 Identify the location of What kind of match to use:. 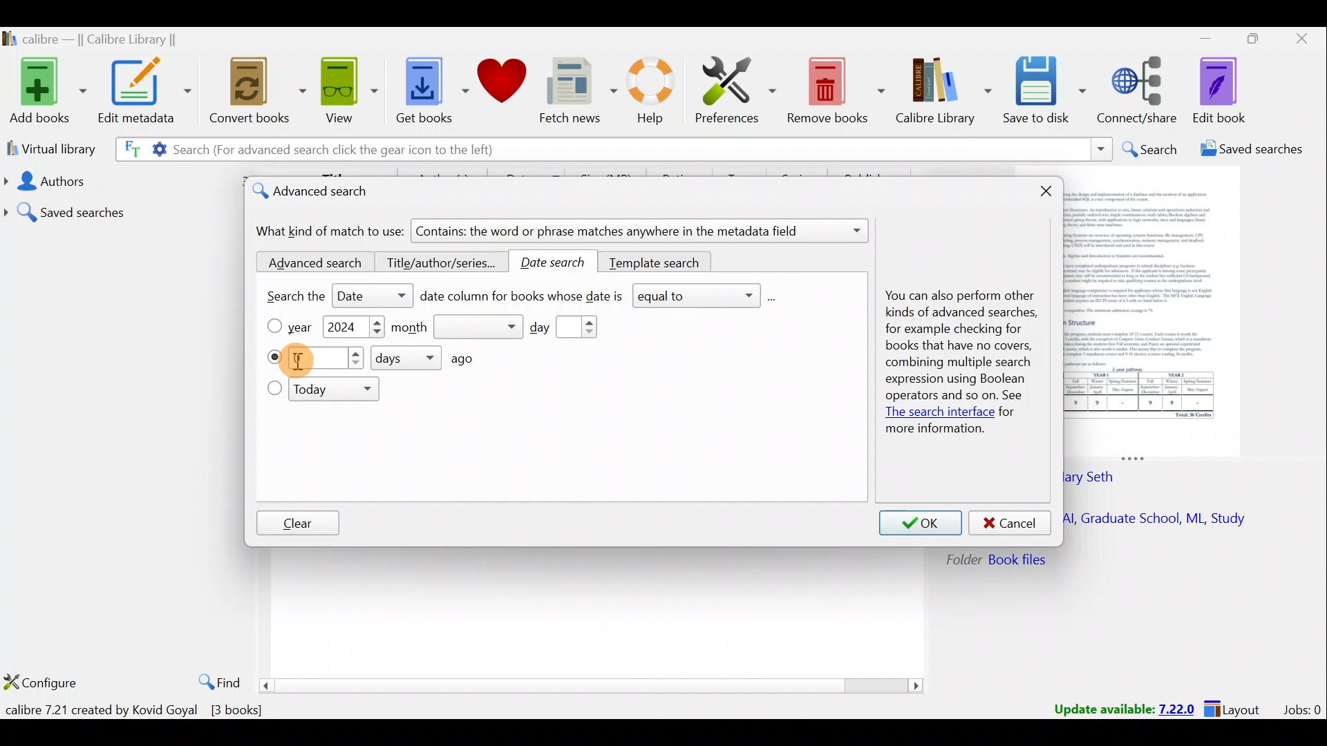
(331, 231).